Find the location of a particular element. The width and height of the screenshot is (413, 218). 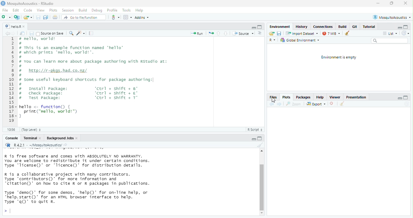

 Packages is located at coordinates (304, 97).